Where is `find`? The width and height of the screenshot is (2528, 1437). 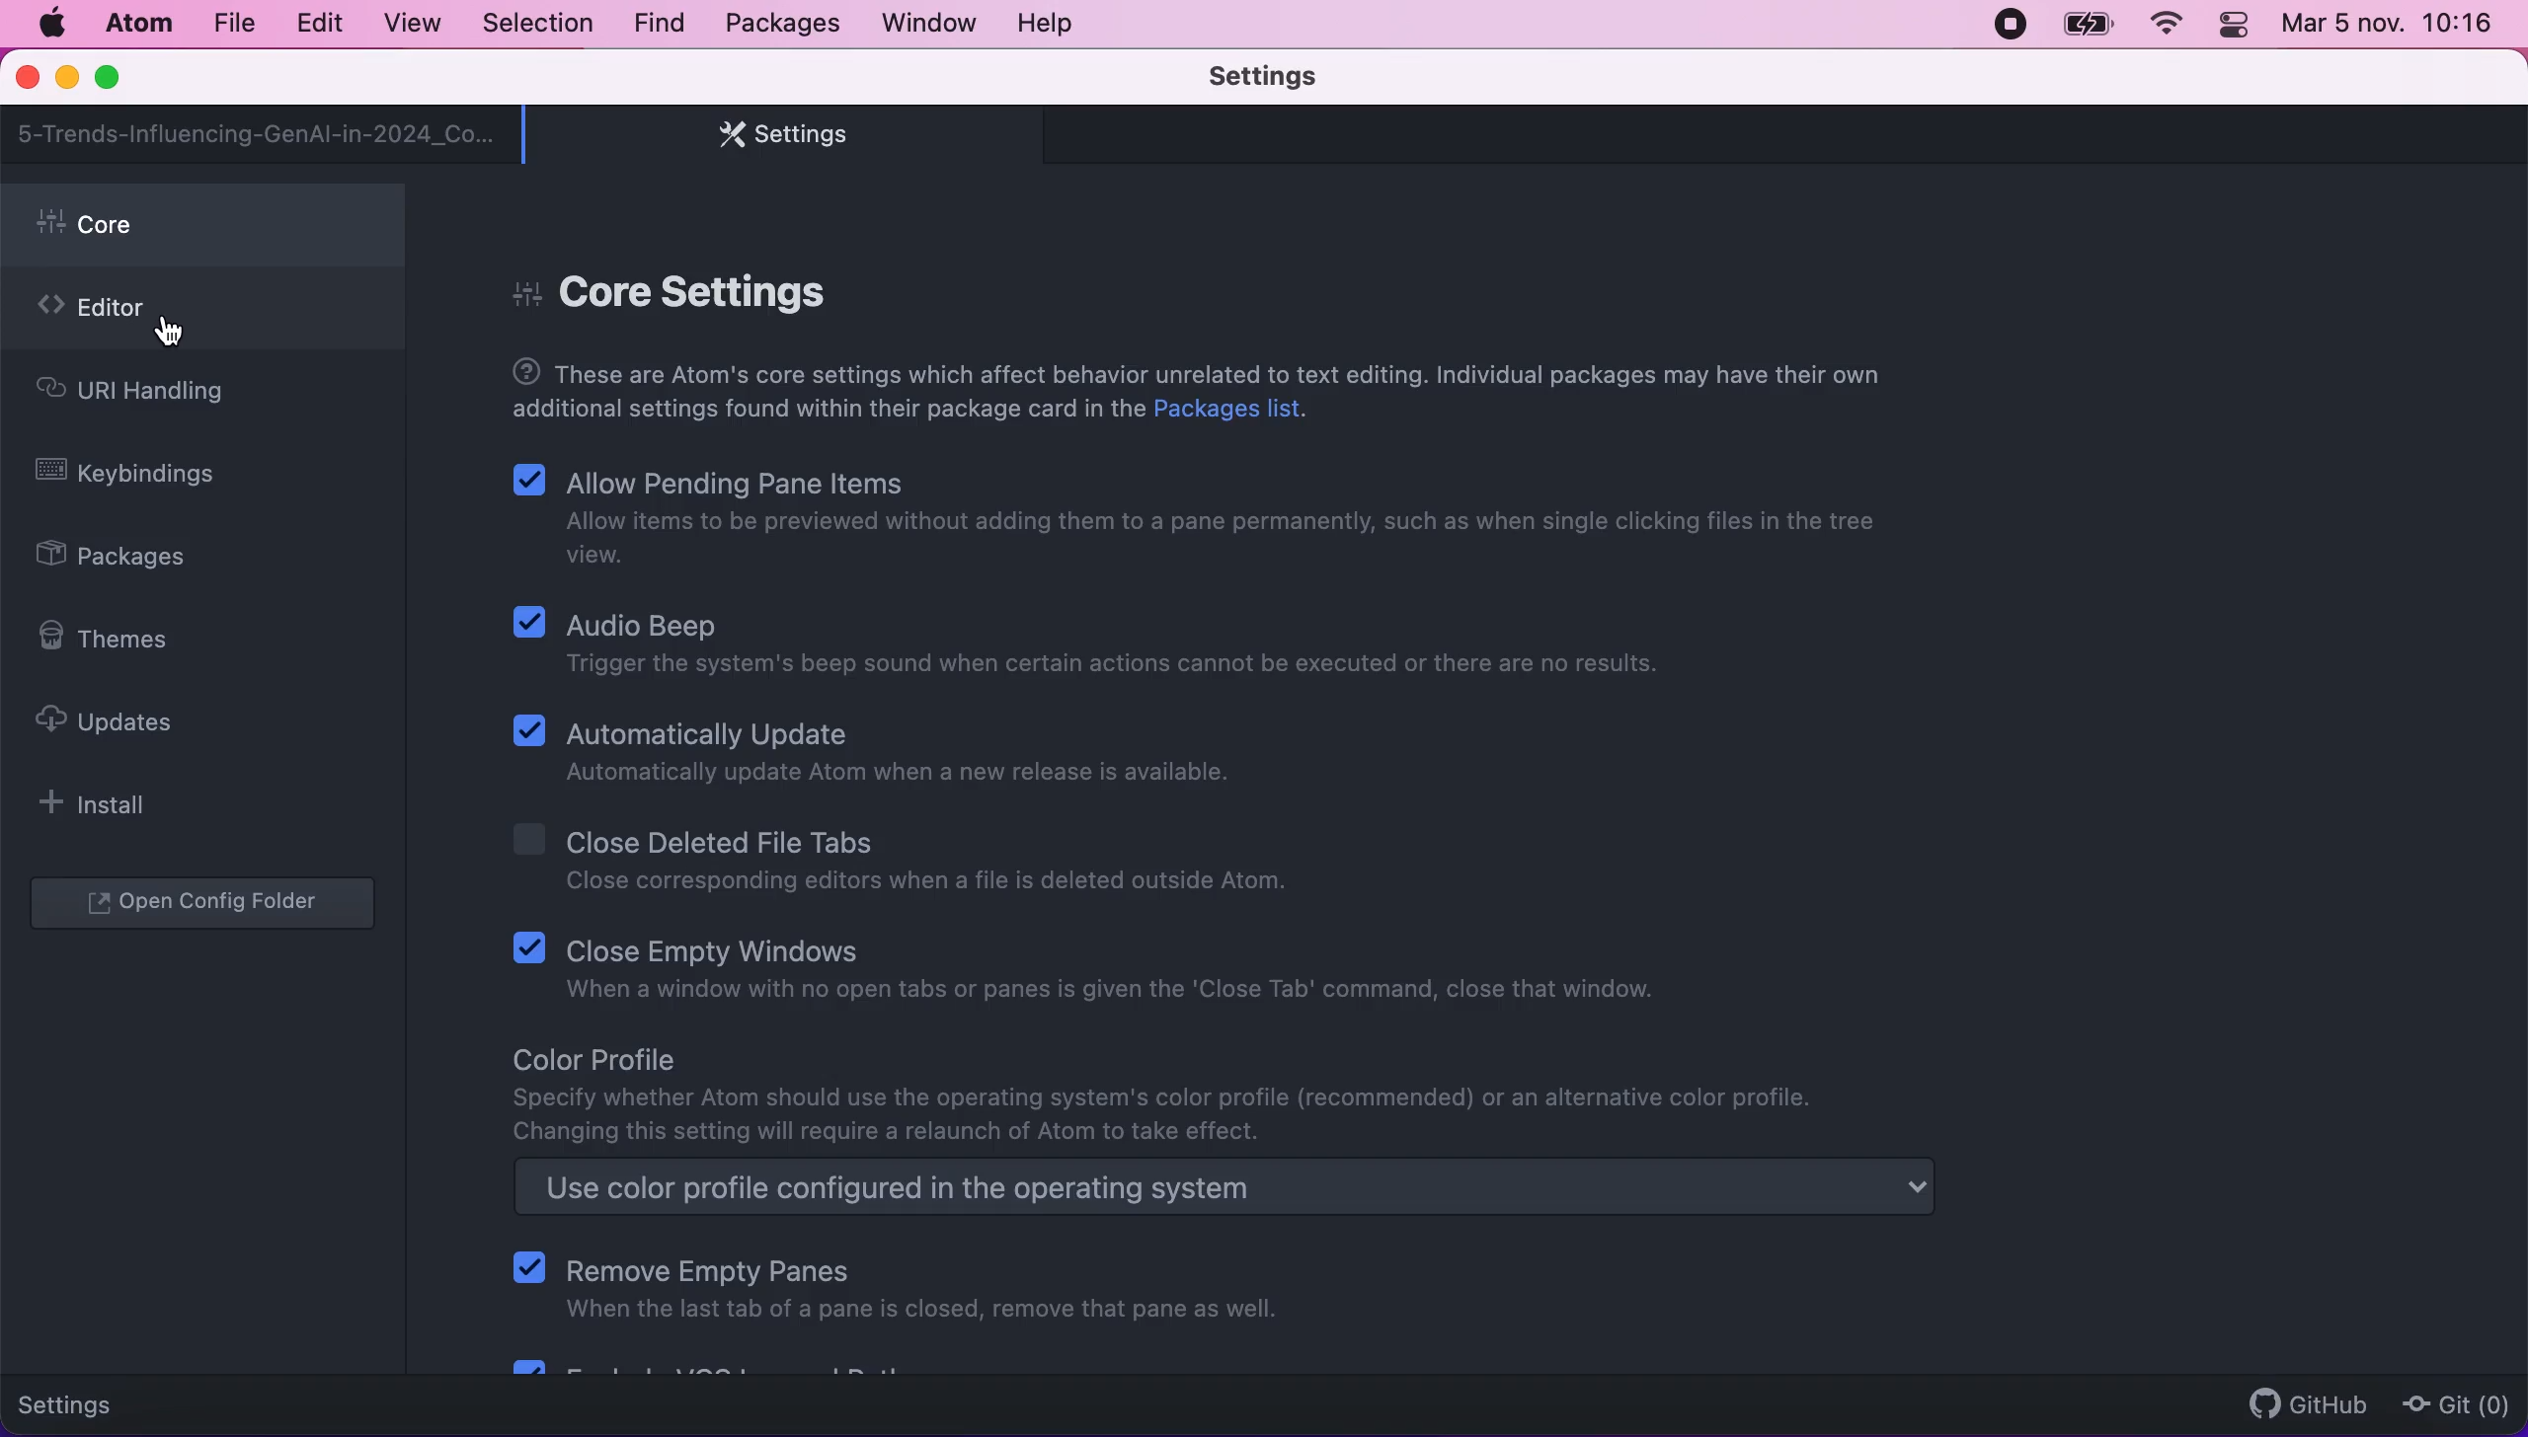 find is located at coordinates (659, 25).